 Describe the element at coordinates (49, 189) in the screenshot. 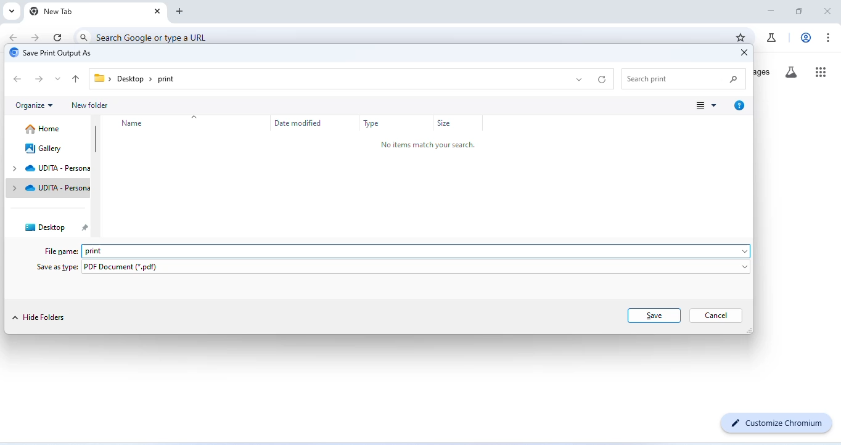

I see `udita personal` at that location.